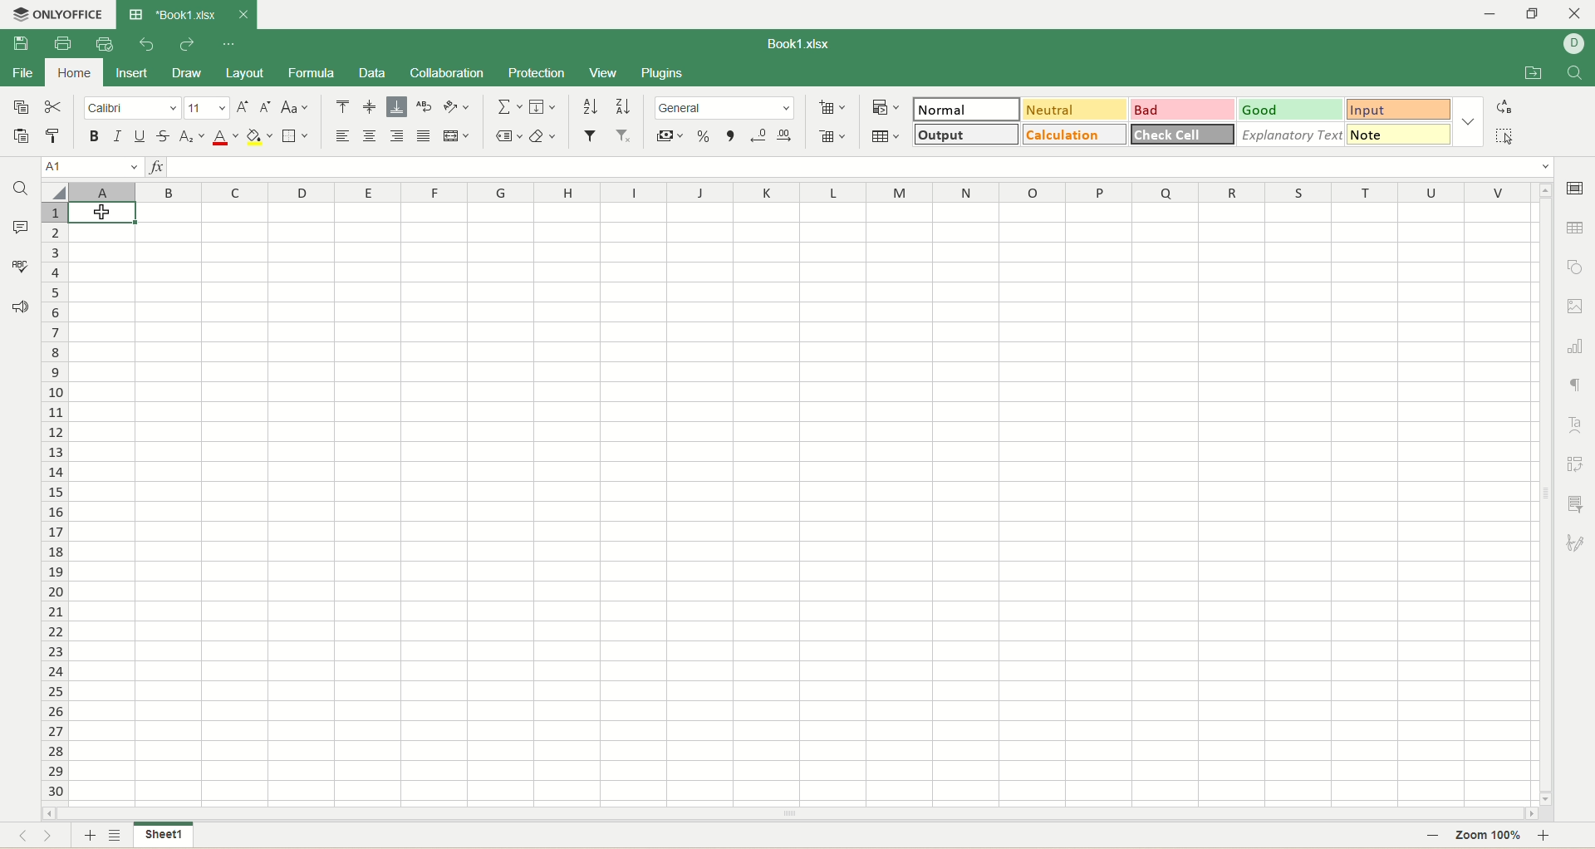 The width and height of the screenshot is (1595, 849). Describe the element at coordinates (185, 74) in the screenshot. I see `draw` at that location.